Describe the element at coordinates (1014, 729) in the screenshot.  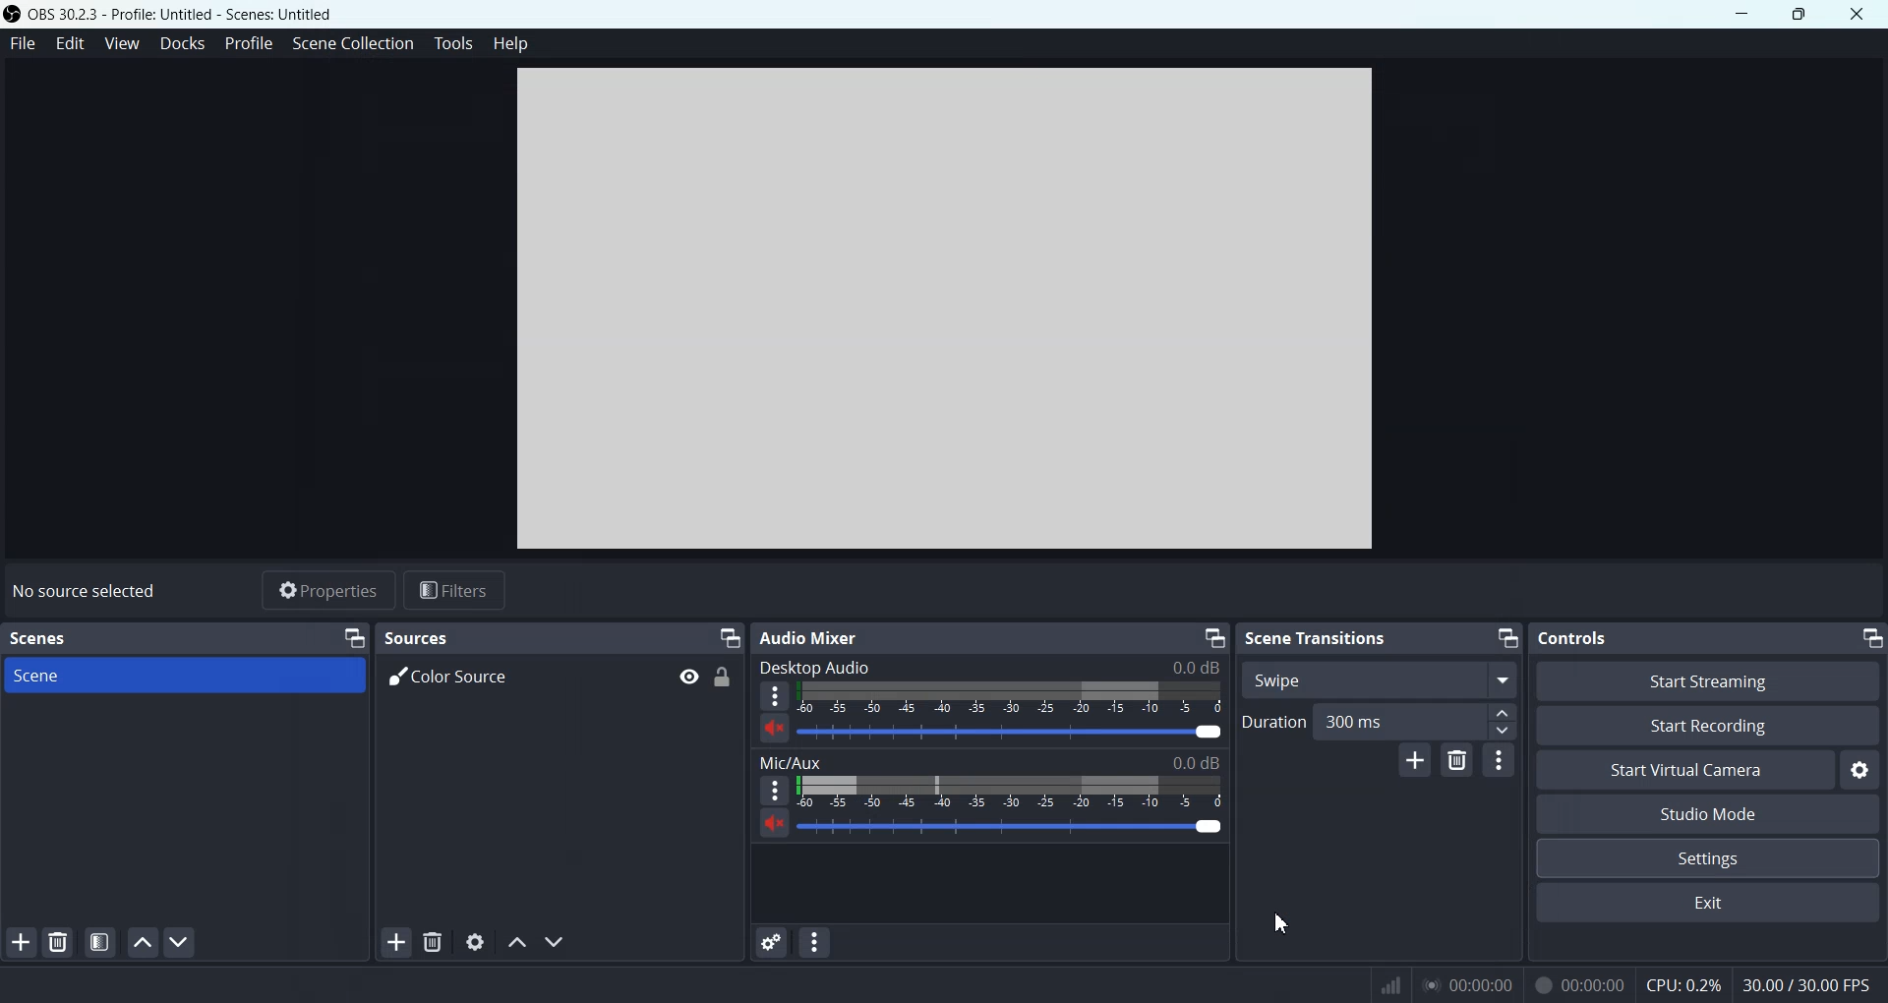
I see `Volume Adjuster` at that location.